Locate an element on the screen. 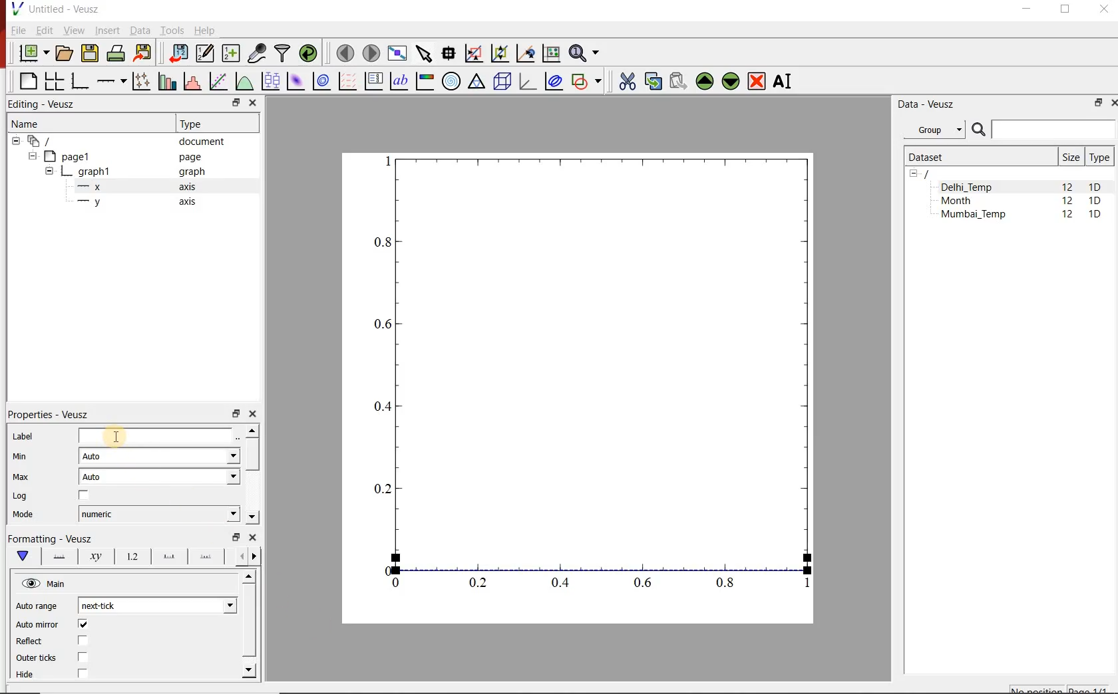  capture remote data is located at coordinates (258, 53).